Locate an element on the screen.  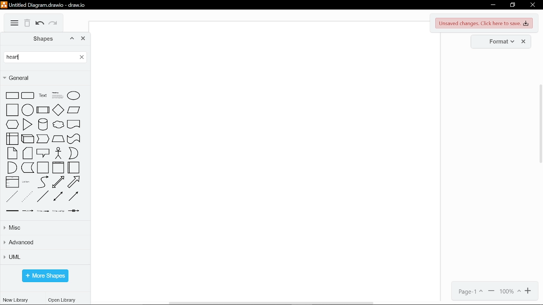
UML is located at coordinates (45, 257).